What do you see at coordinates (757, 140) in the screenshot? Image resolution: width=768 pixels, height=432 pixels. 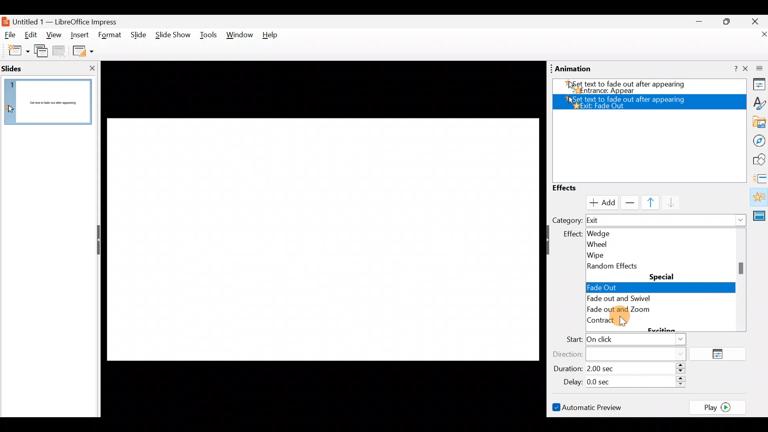 I see `Navigator` at bounding box center [757, 140].